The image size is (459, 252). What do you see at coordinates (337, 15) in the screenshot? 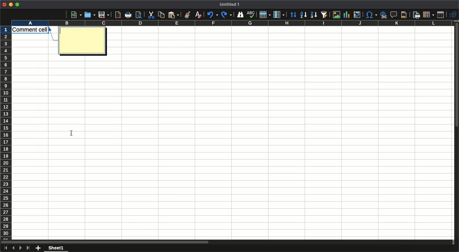
I see `Image` at bounding box center [337, 15].